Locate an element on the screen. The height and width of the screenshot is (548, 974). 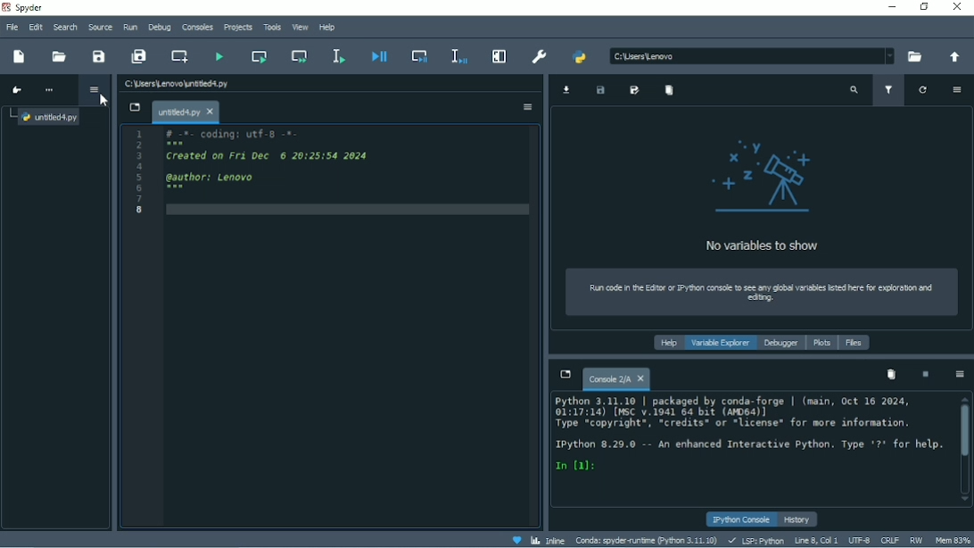
Help spyder is located at coordinates (516, 539).